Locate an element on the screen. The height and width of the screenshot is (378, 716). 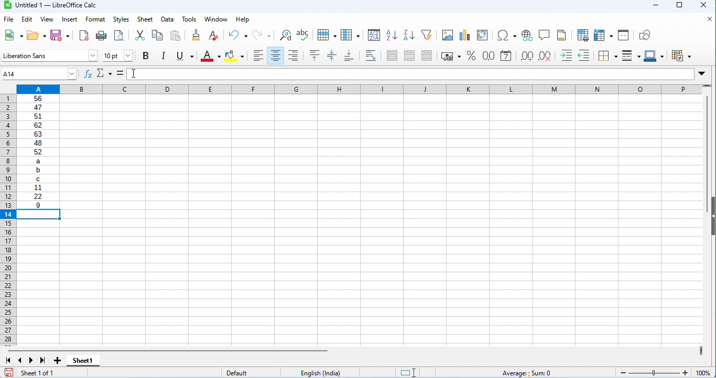
sort is located at coordinates (374, 35).